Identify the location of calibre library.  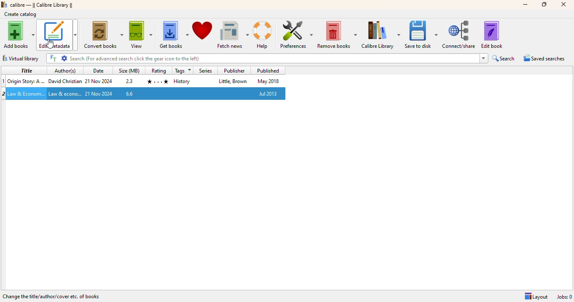
(381, 34).